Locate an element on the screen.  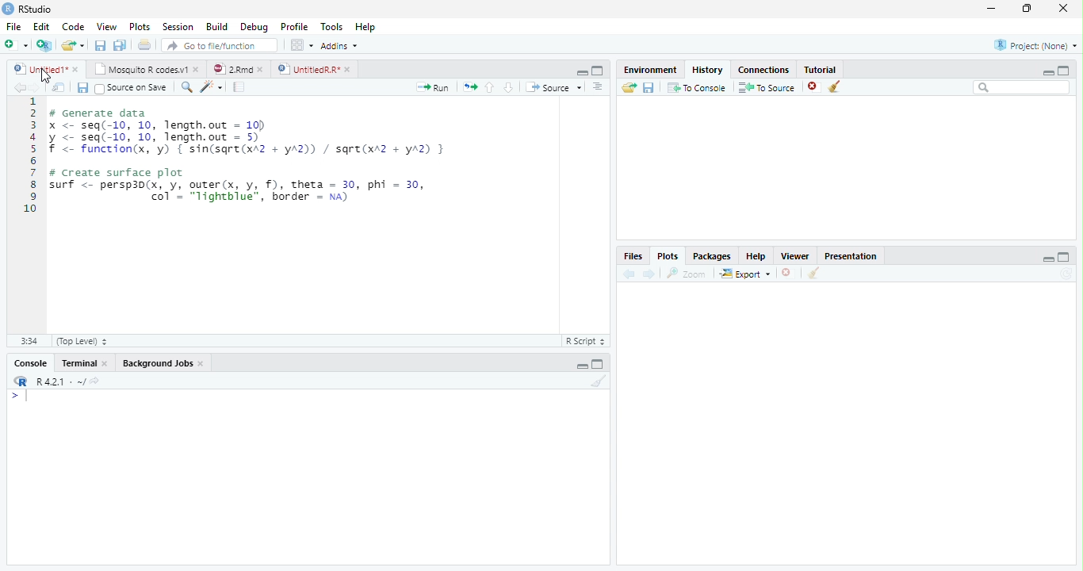
Go to next section/chunk is located at coordinates (508, 86).